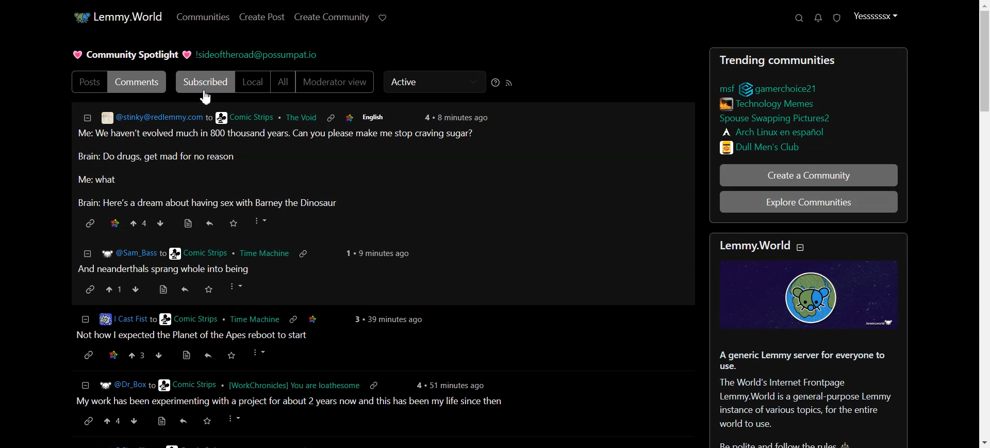 The image size is (990, 448). I want to click on Text, so click(810, 398).